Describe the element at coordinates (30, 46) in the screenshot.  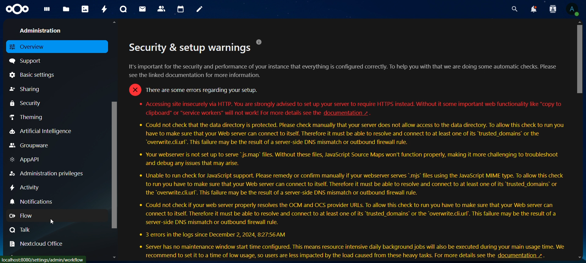
I see `overview` at that location.